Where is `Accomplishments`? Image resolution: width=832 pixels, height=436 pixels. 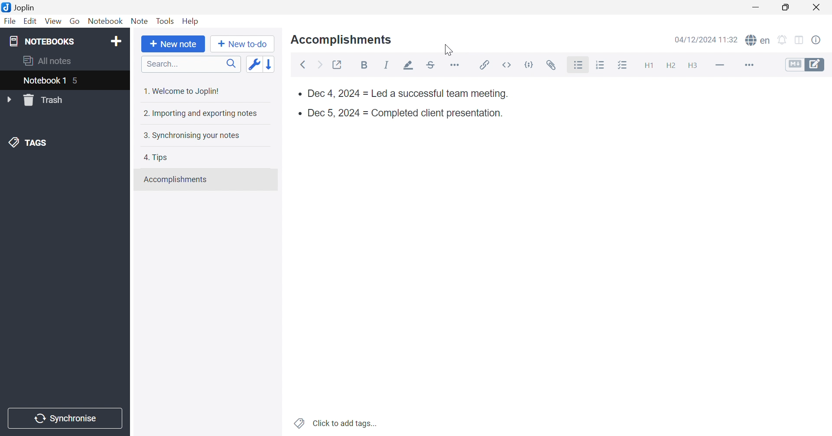
Accomplishments is located at coordinates (176, 180).